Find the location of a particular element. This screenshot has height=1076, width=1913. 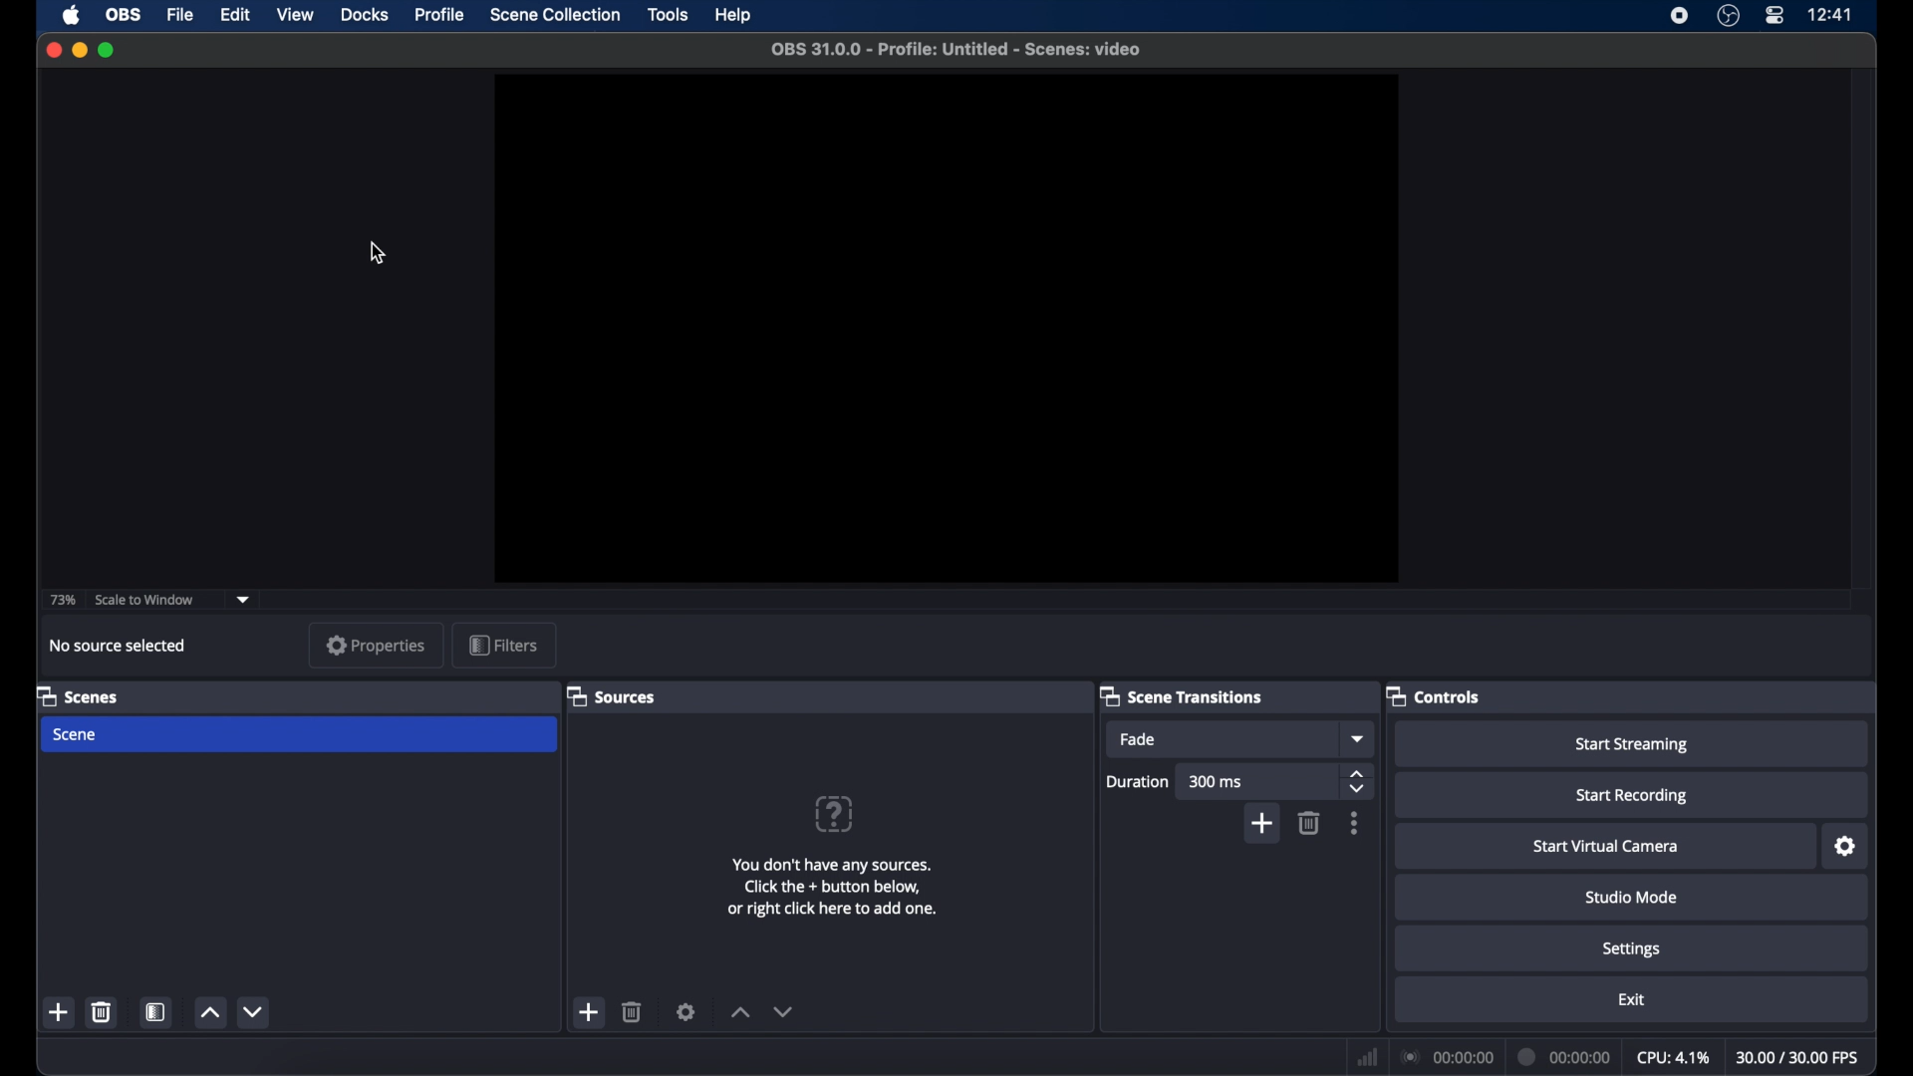

tools is located at coordinates (668, 15).